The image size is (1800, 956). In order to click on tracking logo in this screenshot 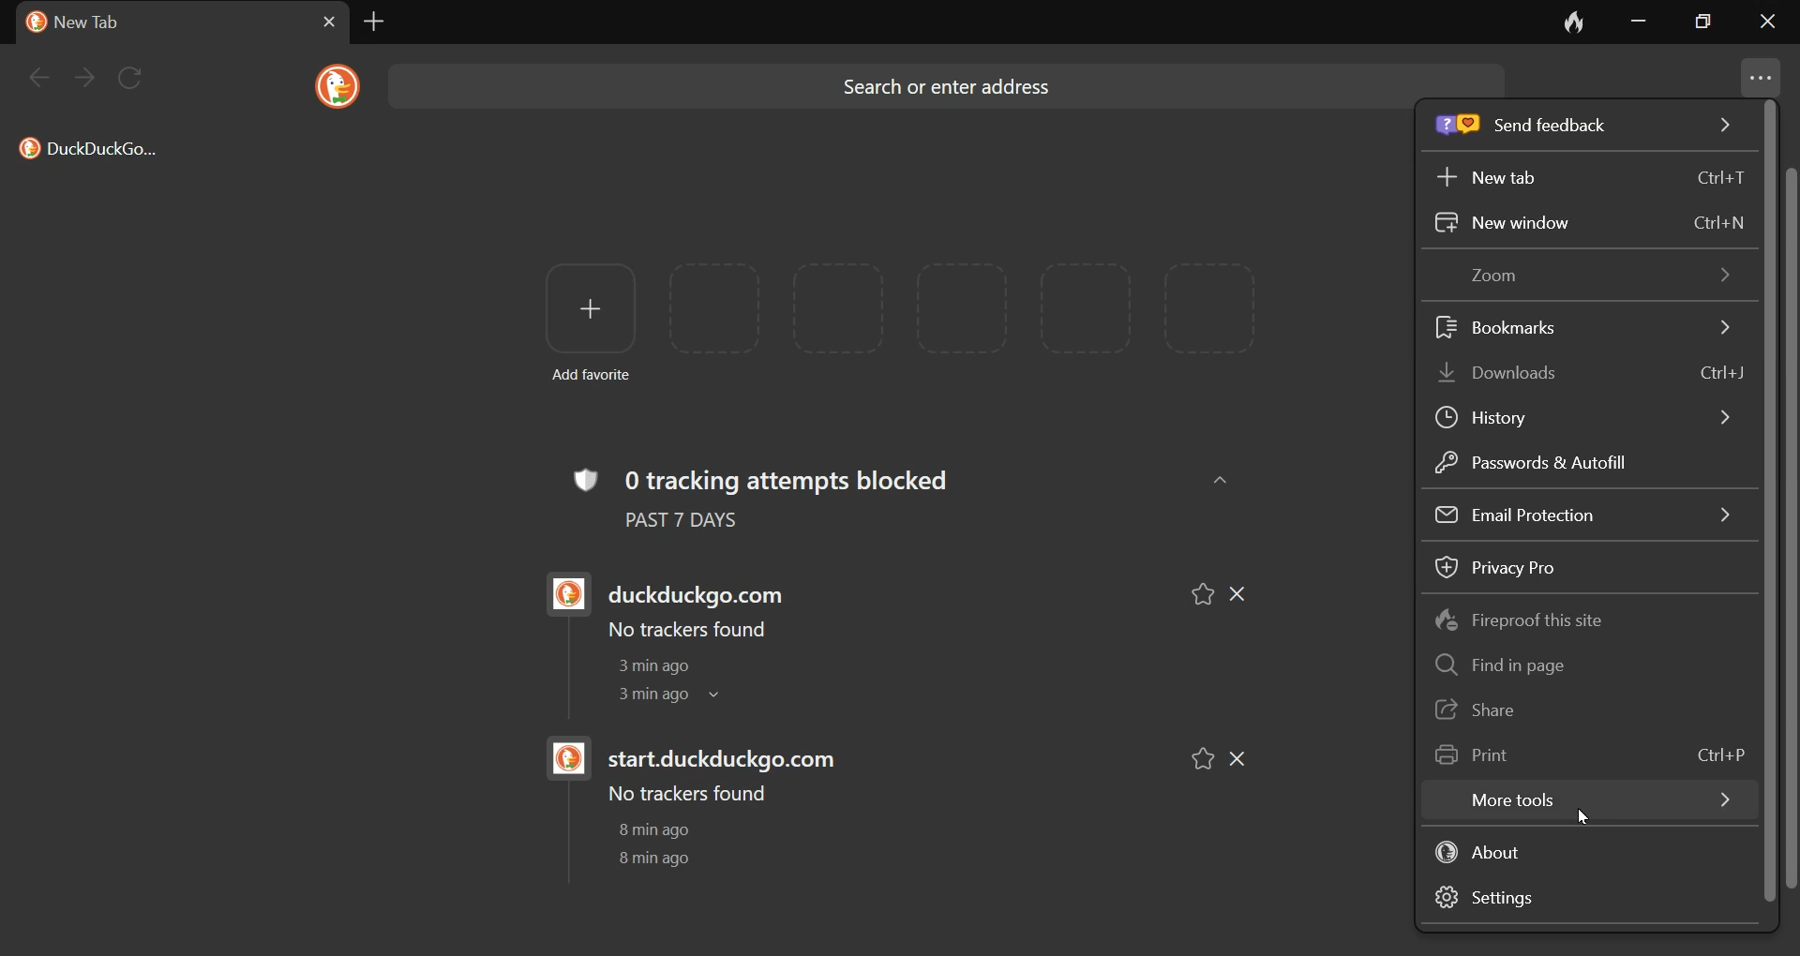, I will do `click(583, 476)`.